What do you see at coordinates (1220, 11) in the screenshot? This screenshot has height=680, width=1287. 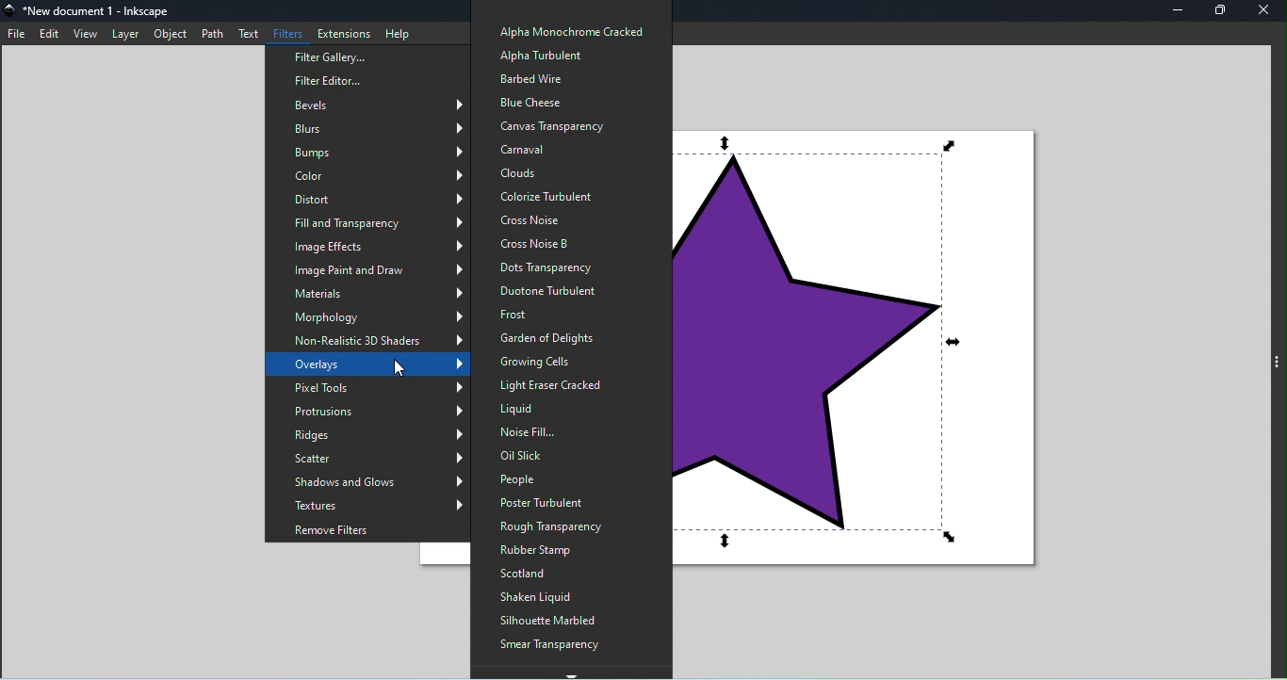 I see `maximize` at bounding box center [1220, 11].